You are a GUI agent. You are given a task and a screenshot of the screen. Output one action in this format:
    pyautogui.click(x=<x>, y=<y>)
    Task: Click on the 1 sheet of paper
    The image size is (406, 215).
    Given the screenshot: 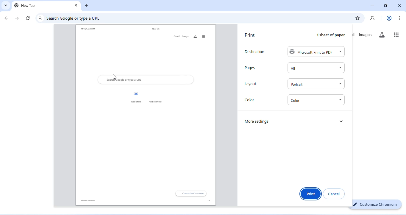 What is the action you would take?
    pyautogui.click(x=331, y=35)
    